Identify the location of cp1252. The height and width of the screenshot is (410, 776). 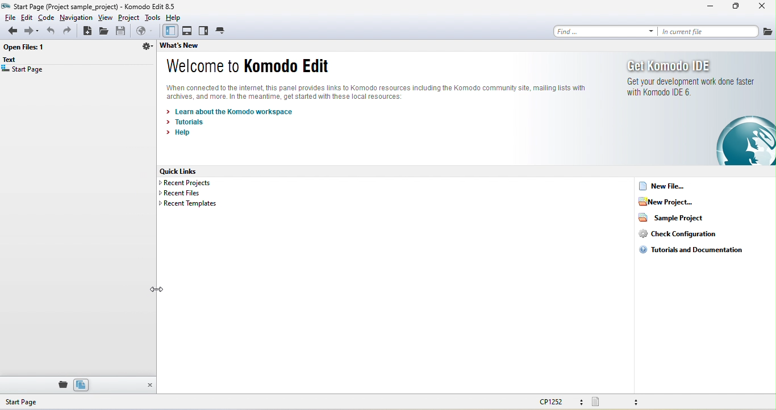
(563, 403).